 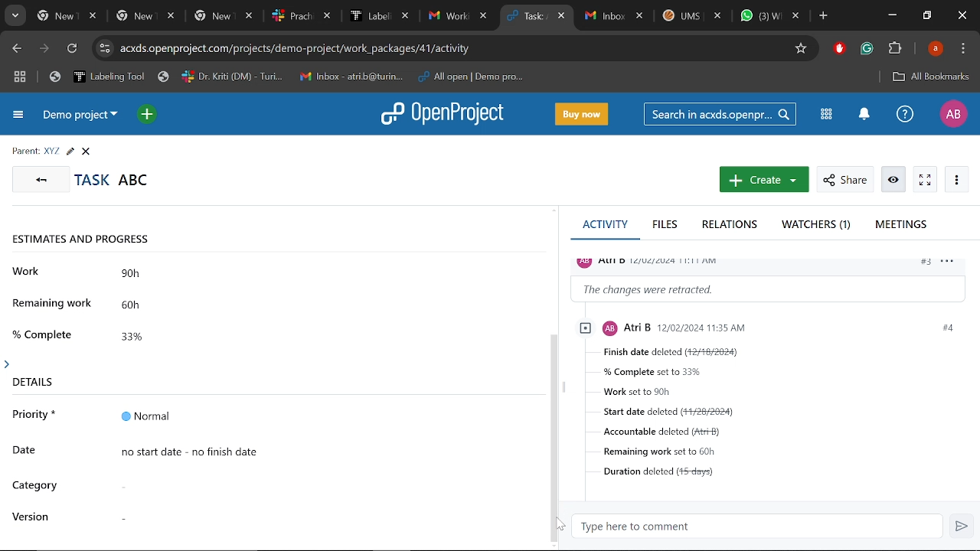 I want to click on Buy now, so click(x=583, y=115).